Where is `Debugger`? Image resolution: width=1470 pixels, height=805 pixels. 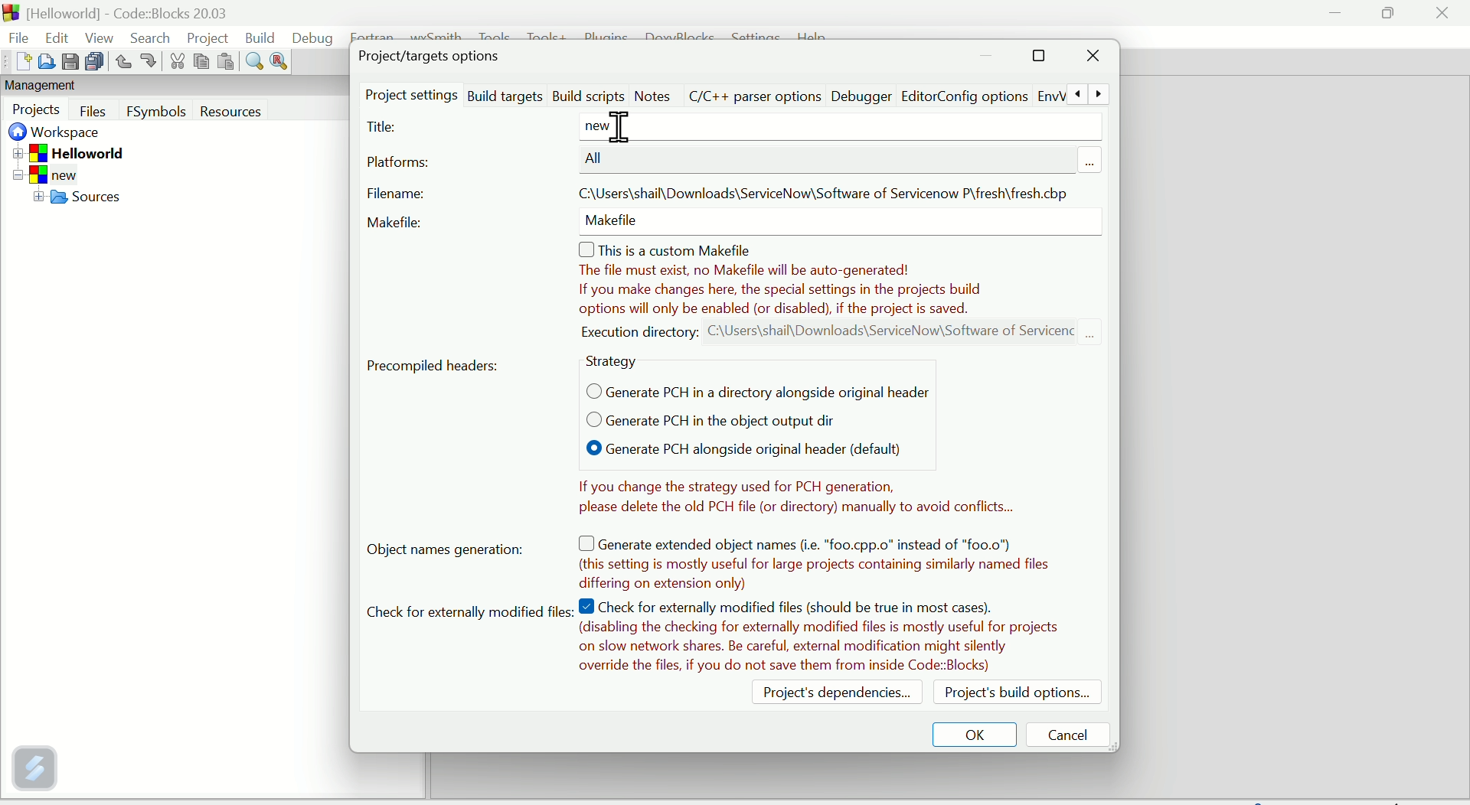
Debugger is located at coordinates (860, 96).